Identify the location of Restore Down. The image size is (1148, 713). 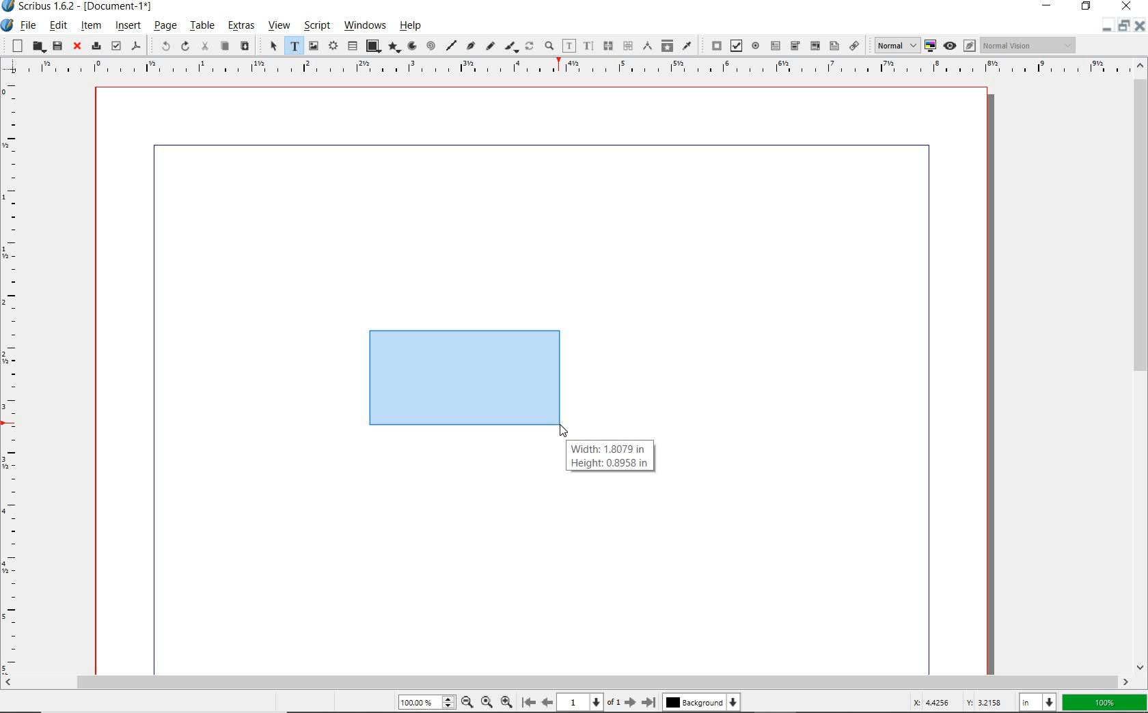
(1106, 25).